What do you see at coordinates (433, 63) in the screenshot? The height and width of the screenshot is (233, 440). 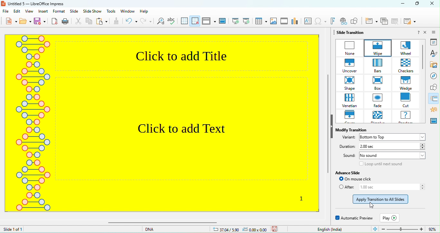 I see `gallery` at bounding box center [433, 63].